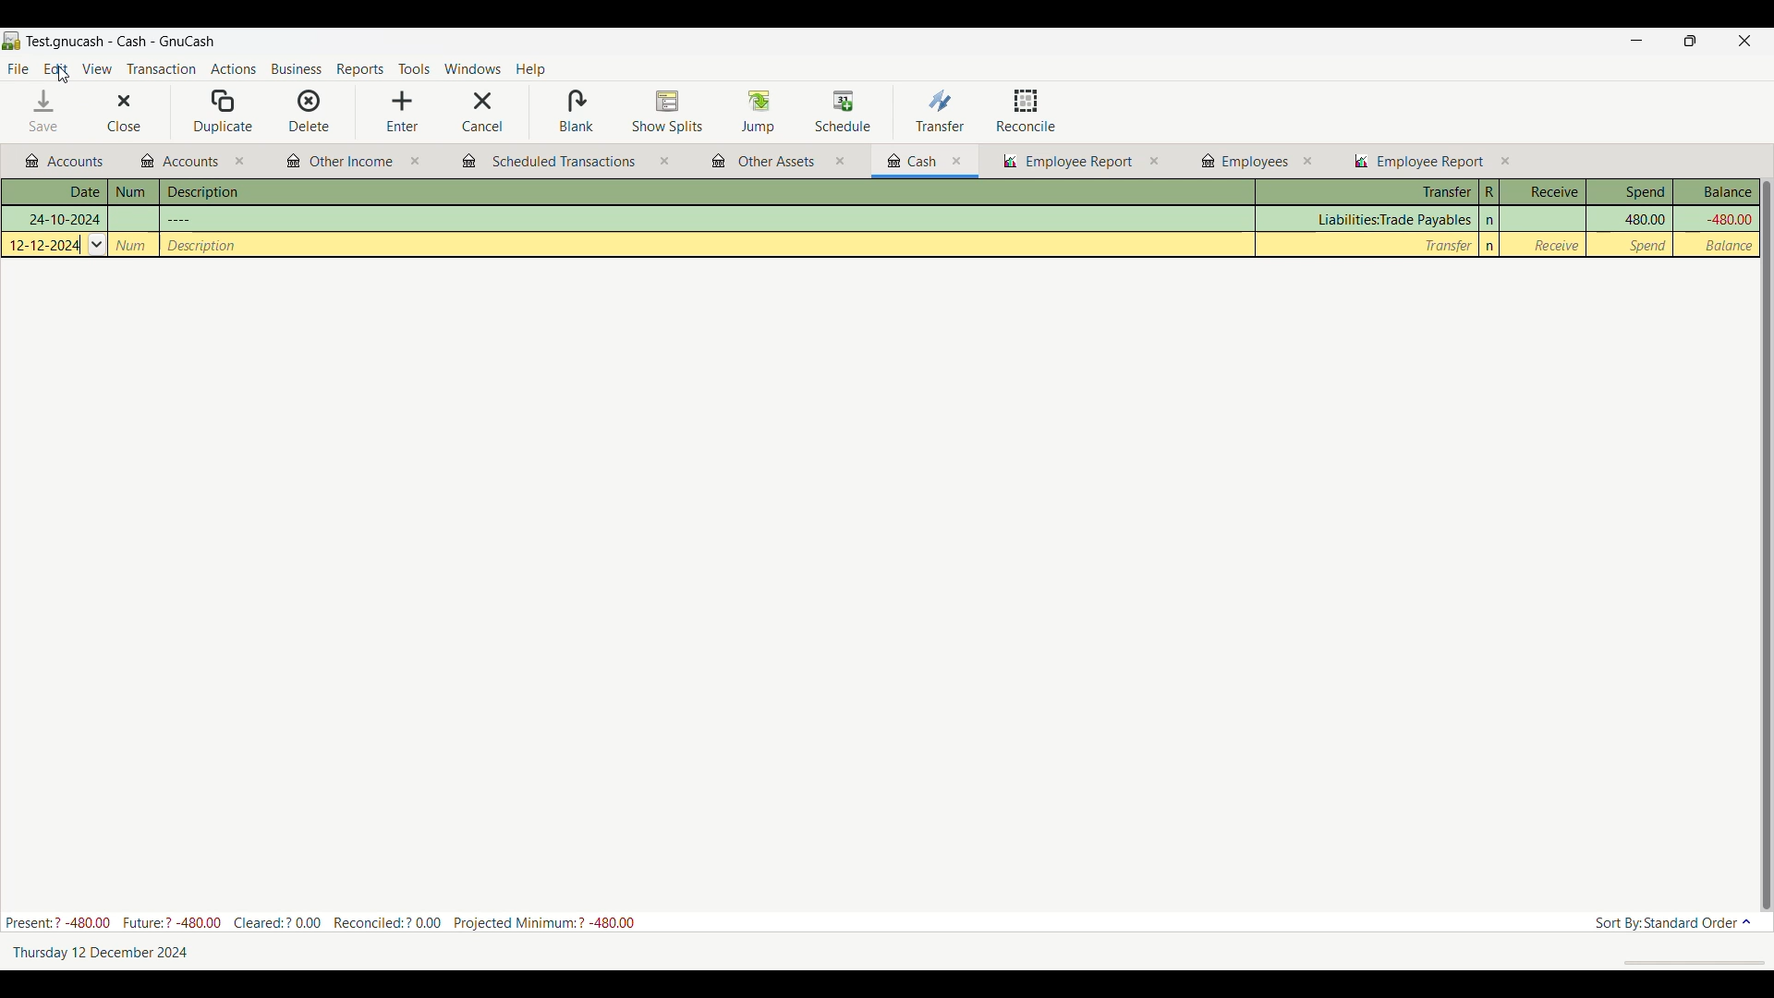  I want to click on Reports menu, so click(360, 69).